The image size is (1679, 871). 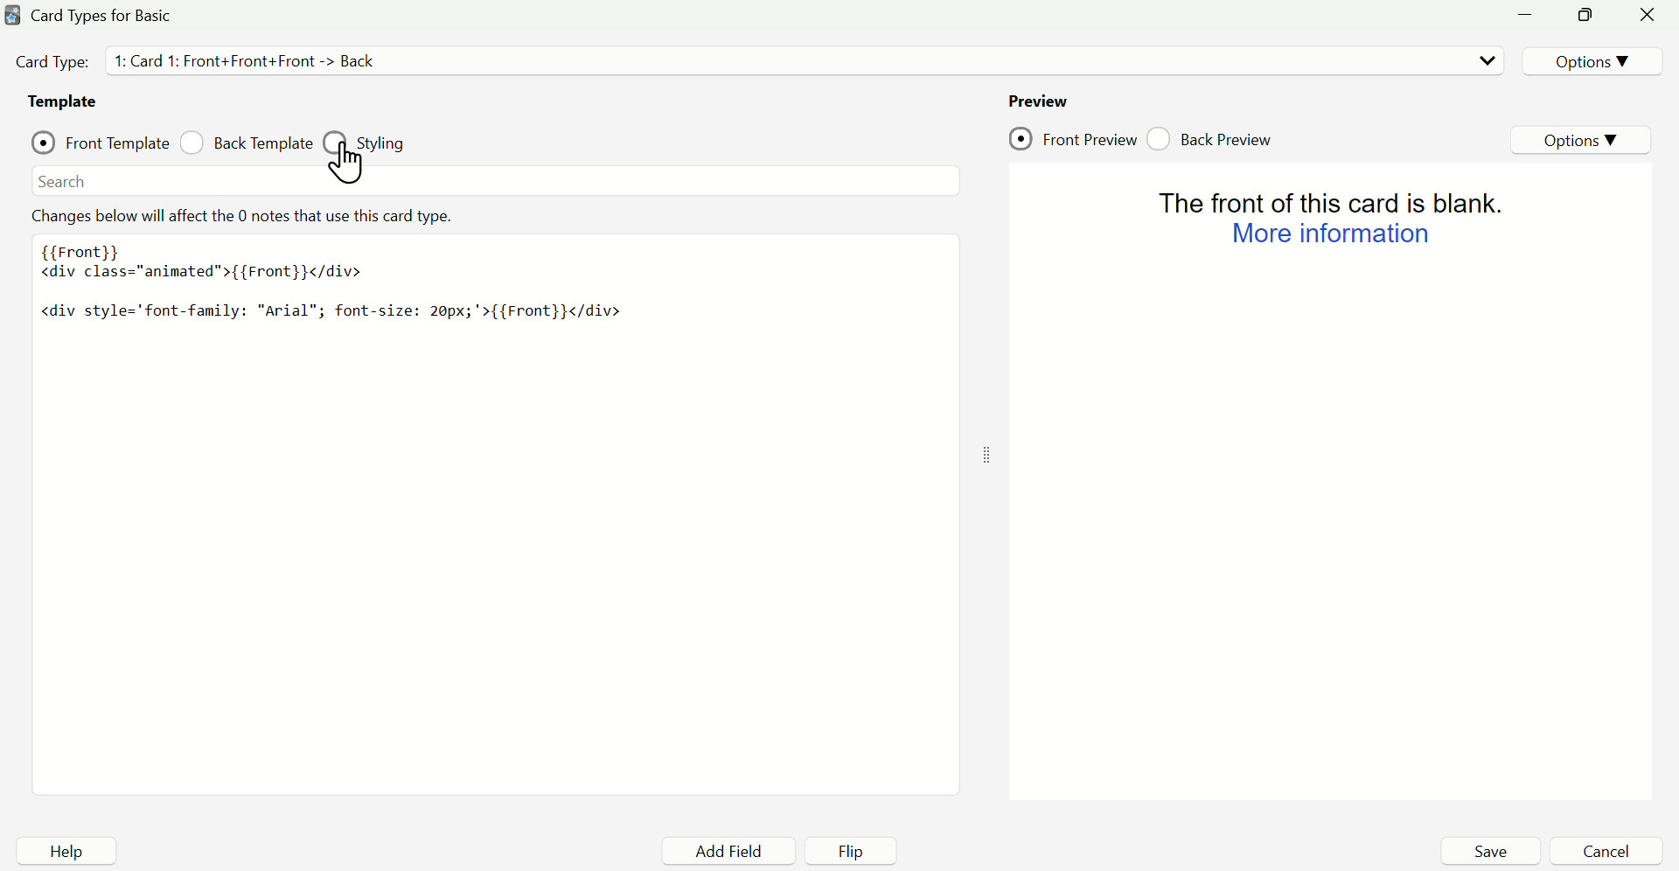 I want to click on Card Type, so click(x=109, y=17).